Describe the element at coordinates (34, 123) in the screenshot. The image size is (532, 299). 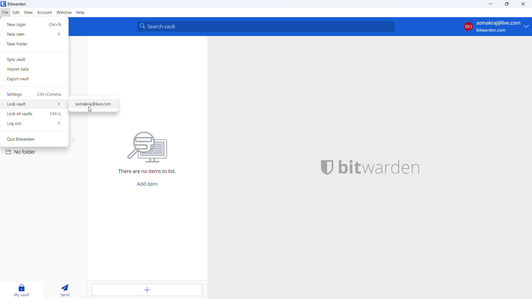
I see `log out` at that location.